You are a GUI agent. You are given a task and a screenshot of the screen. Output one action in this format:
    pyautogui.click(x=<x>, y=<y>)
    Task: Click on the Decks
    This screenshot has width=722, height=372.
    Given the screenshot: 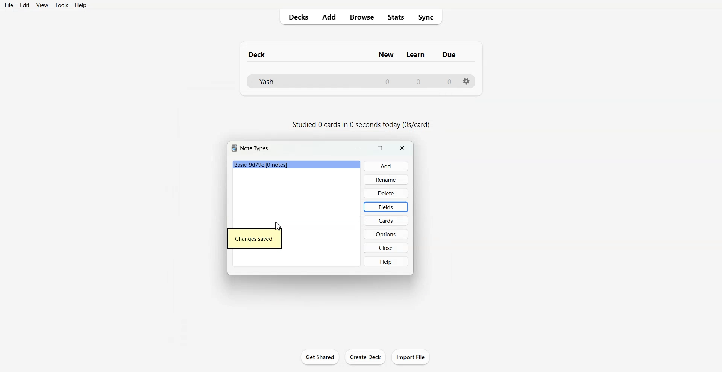 What is the action you would take?
    pyautogui.click(x=296, y=17)
    